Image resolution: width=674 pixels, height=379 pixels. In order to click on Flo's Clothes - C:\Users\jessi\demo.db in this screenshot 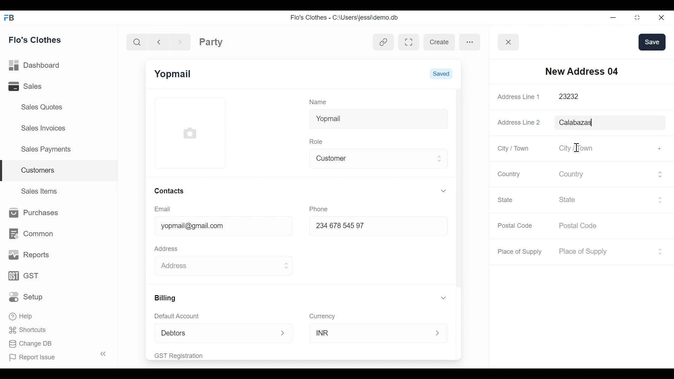, I will do `click(345, 18)`.